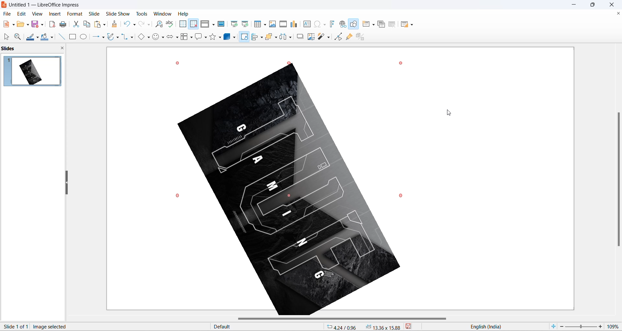  I want to click on table grid, so click(265, 25).